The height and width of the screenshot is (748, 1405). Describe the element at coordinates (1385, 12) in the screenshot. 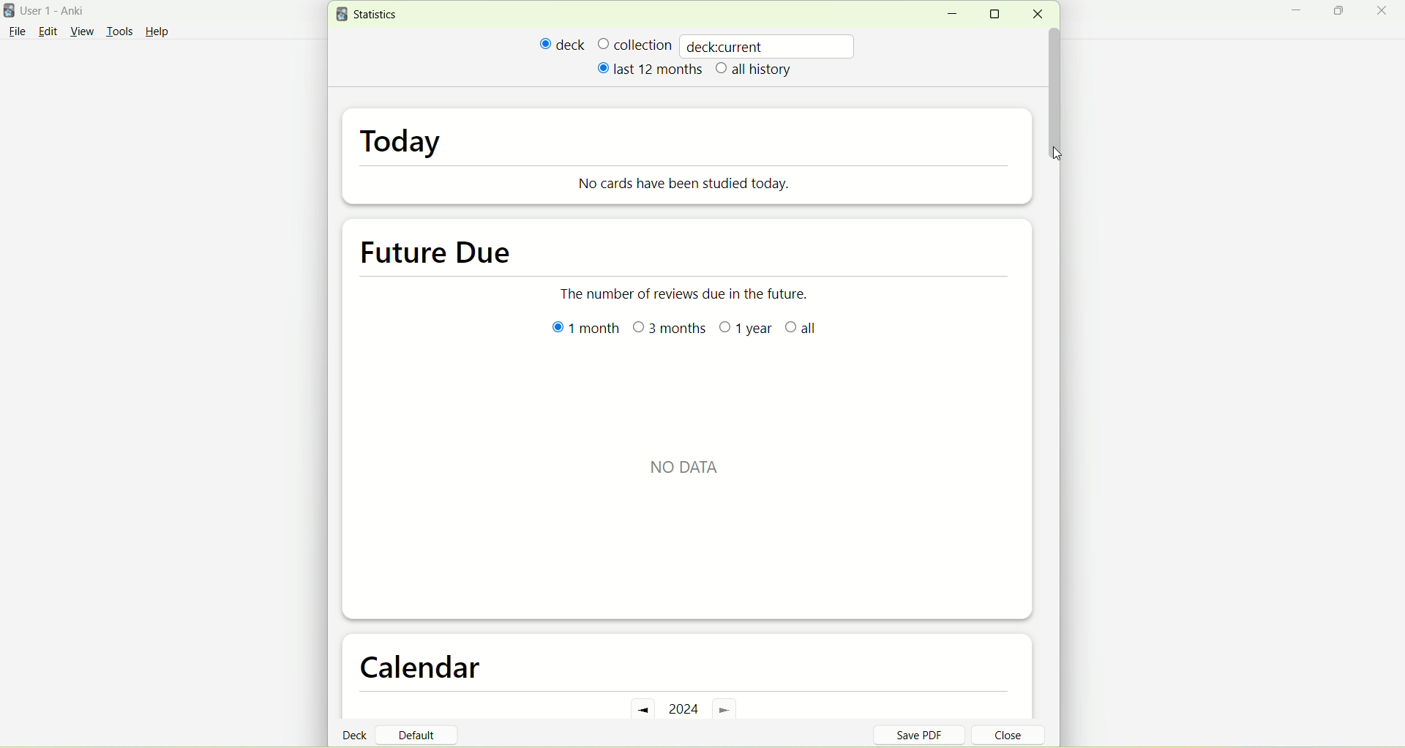

I see `close` at that location.